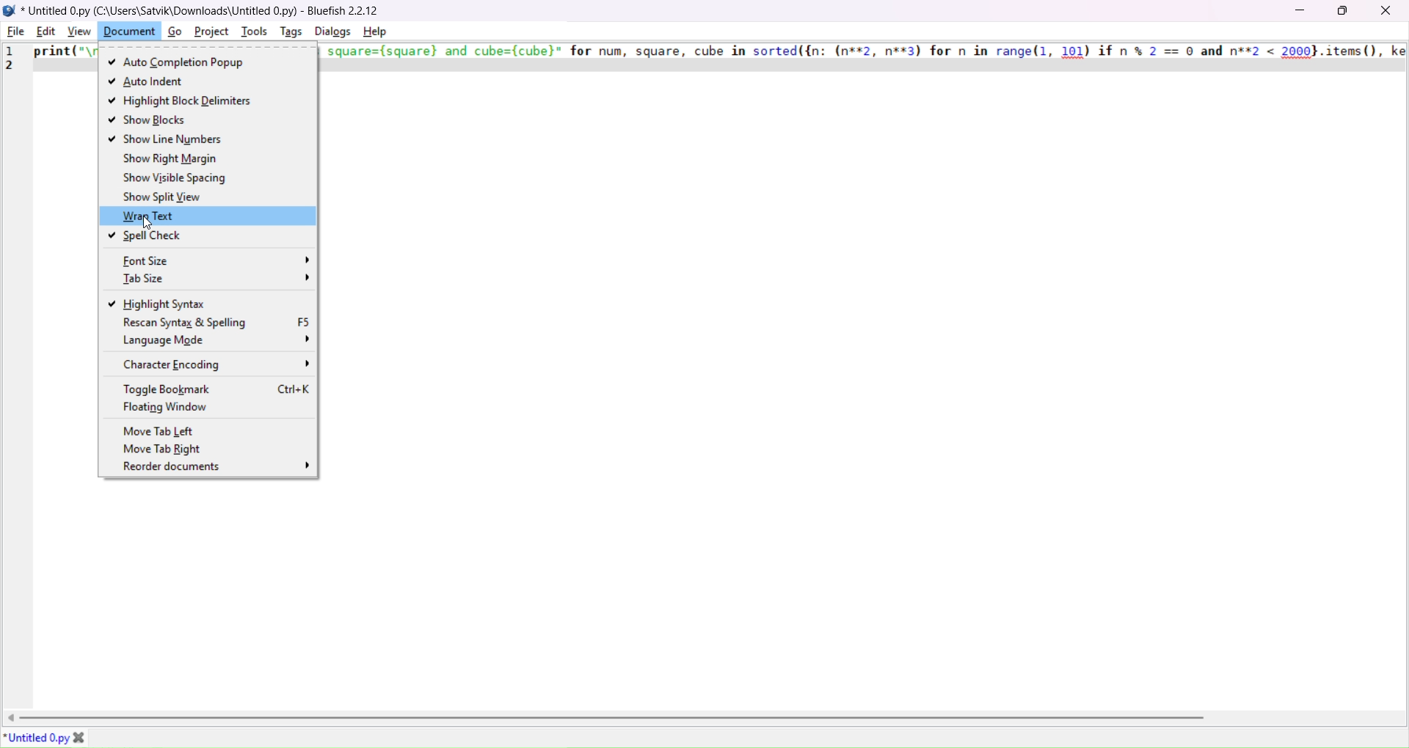 Image resolution: width=1409 pixels, height=748 pixels. I want to click on go, so click(174, 31).